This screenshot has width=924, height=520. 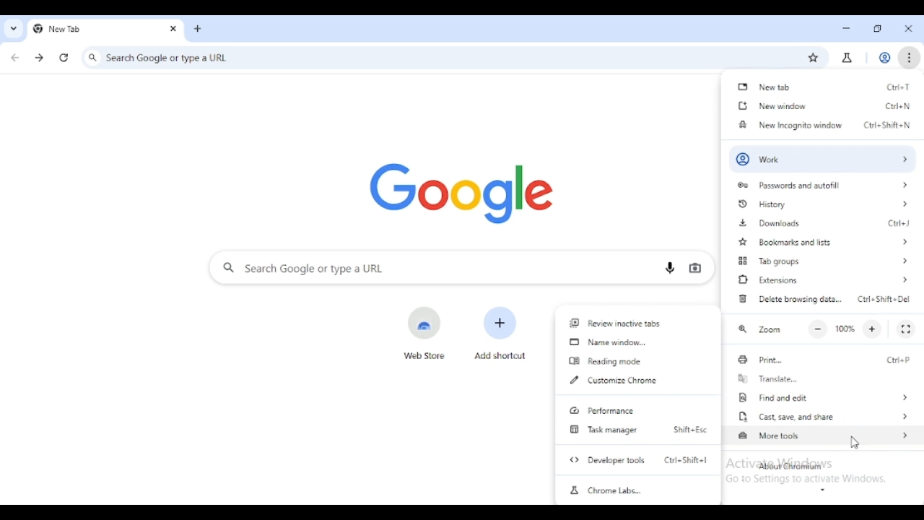 I want to click on shortcut for developer tools, so click(x=686, y=459).